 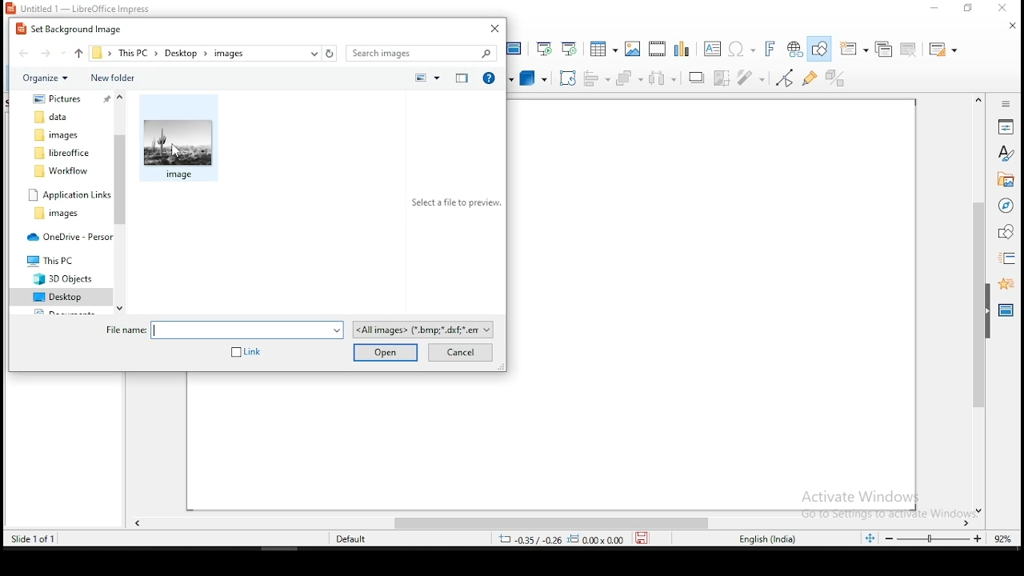 I want to click on delete slide, so click(x=909, y=49).